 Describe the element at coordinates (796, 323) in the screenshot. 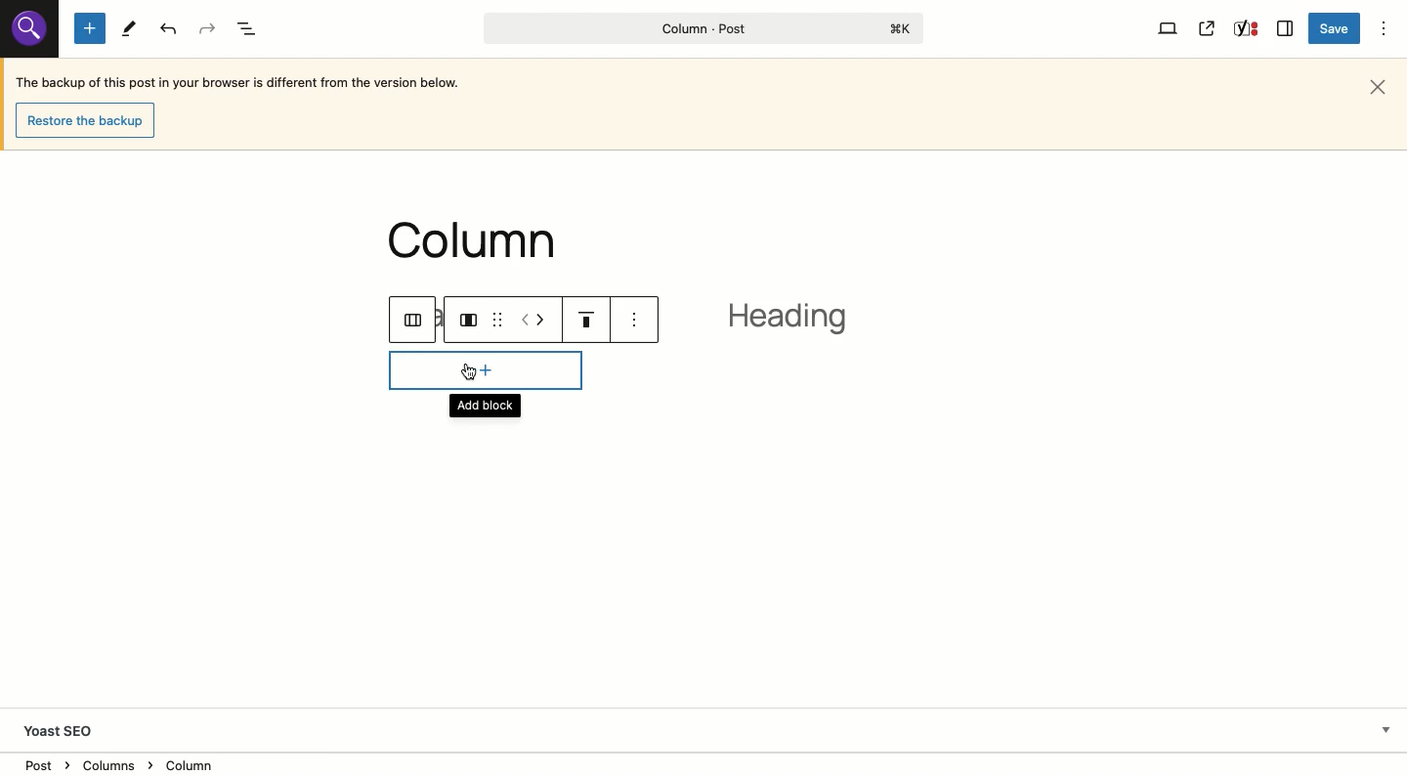

I see `heading` at that location.